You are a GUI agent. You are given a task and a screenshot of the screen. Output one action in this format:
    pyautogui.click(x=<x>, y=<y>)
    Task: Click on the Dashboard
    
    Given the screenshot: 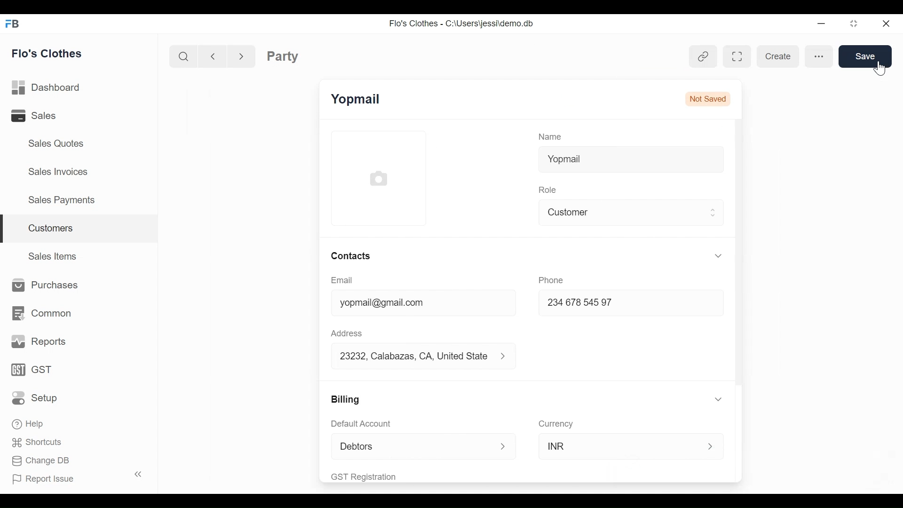 What is the action you would take?
    pyautogui.click(x=49, y=88)
    